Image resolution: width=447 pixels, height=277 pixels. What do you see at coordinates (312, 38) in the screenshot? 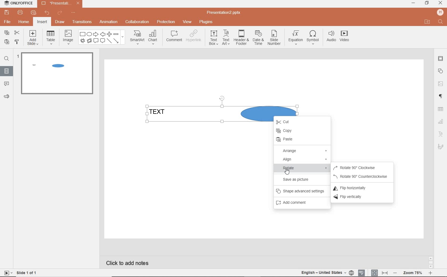
I see `symbol` at bounding box center [312, 38].